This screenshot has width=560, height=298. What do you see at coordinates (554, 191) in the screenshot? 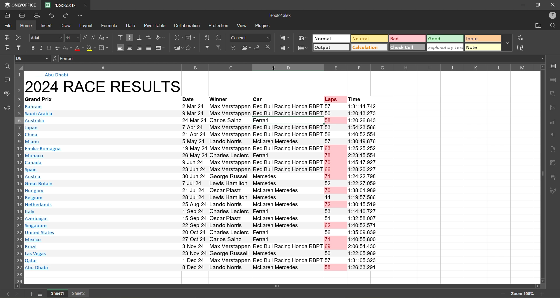
I see `signature` at bounding box center [554, 191].